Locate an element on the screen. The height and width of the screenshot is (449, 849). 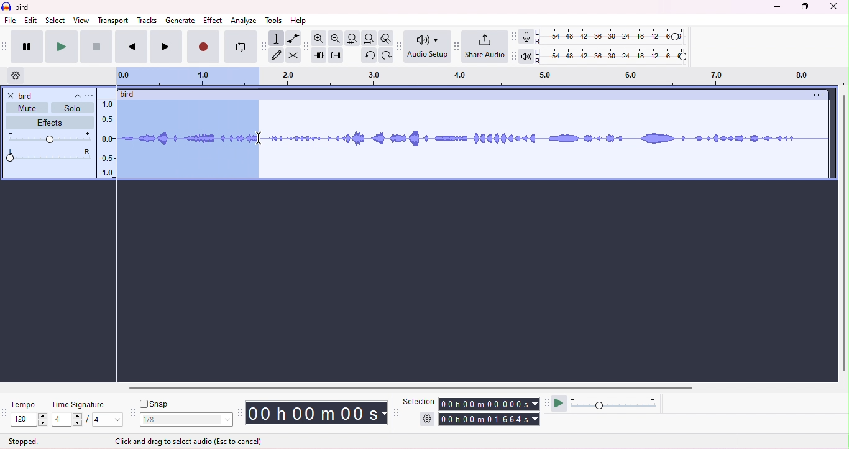
tools tool bar is located at coordinates (263, 45).